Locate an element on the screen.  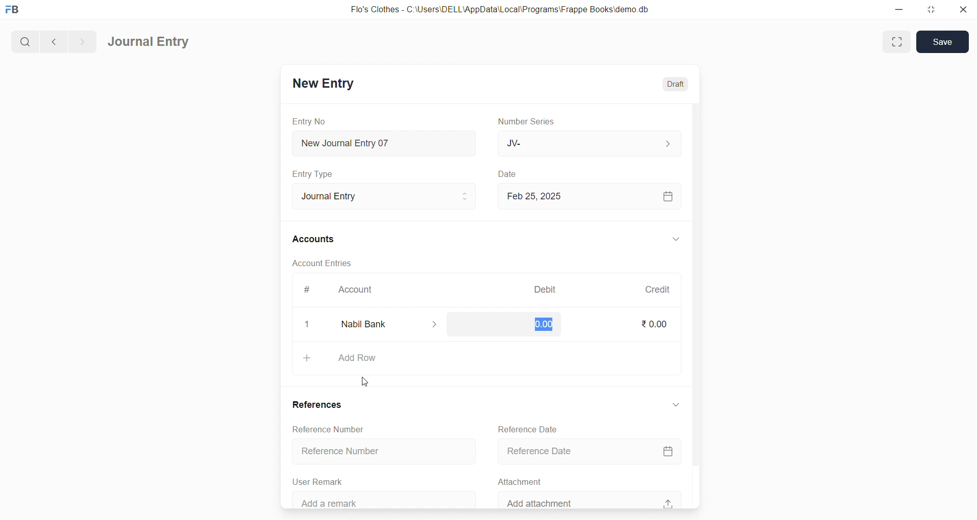
Entry No is located at coordinates (309, 121).